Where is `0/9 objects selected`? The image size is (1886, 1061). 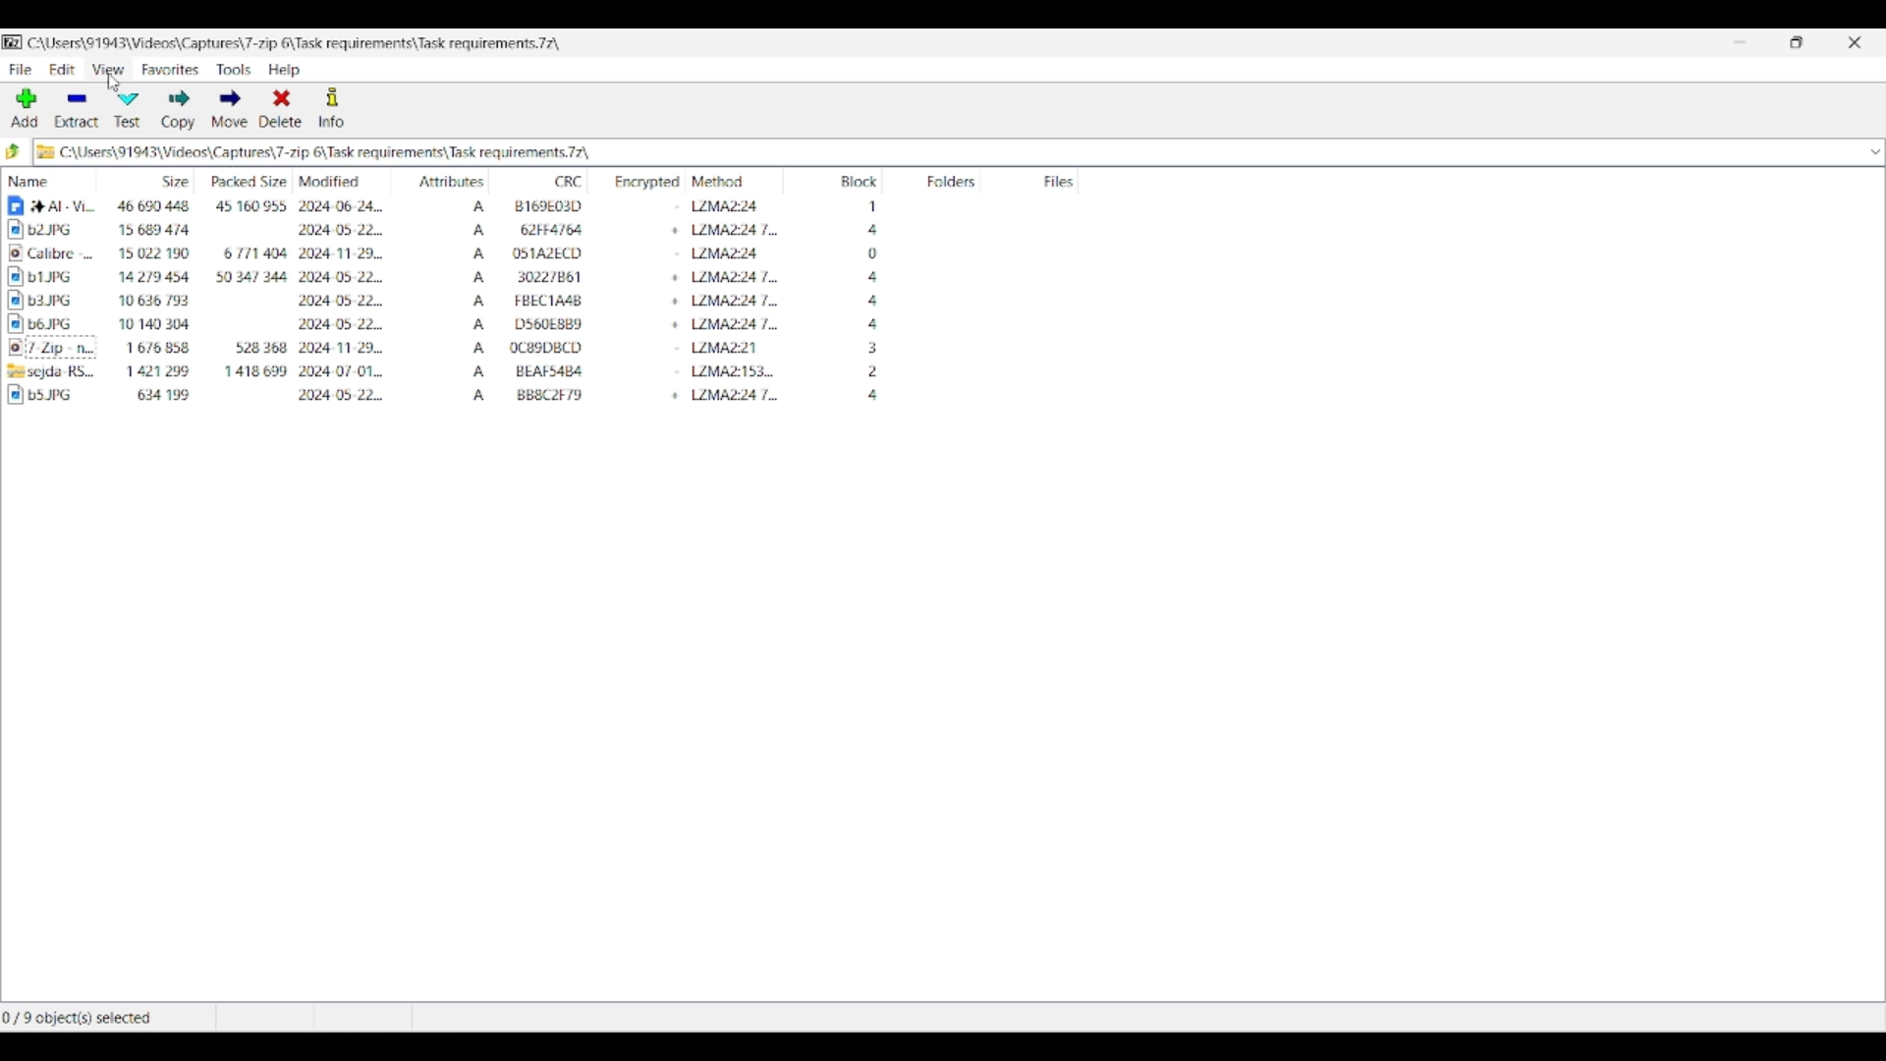 0/9 objects selected is located at coordinates (105, 1018).